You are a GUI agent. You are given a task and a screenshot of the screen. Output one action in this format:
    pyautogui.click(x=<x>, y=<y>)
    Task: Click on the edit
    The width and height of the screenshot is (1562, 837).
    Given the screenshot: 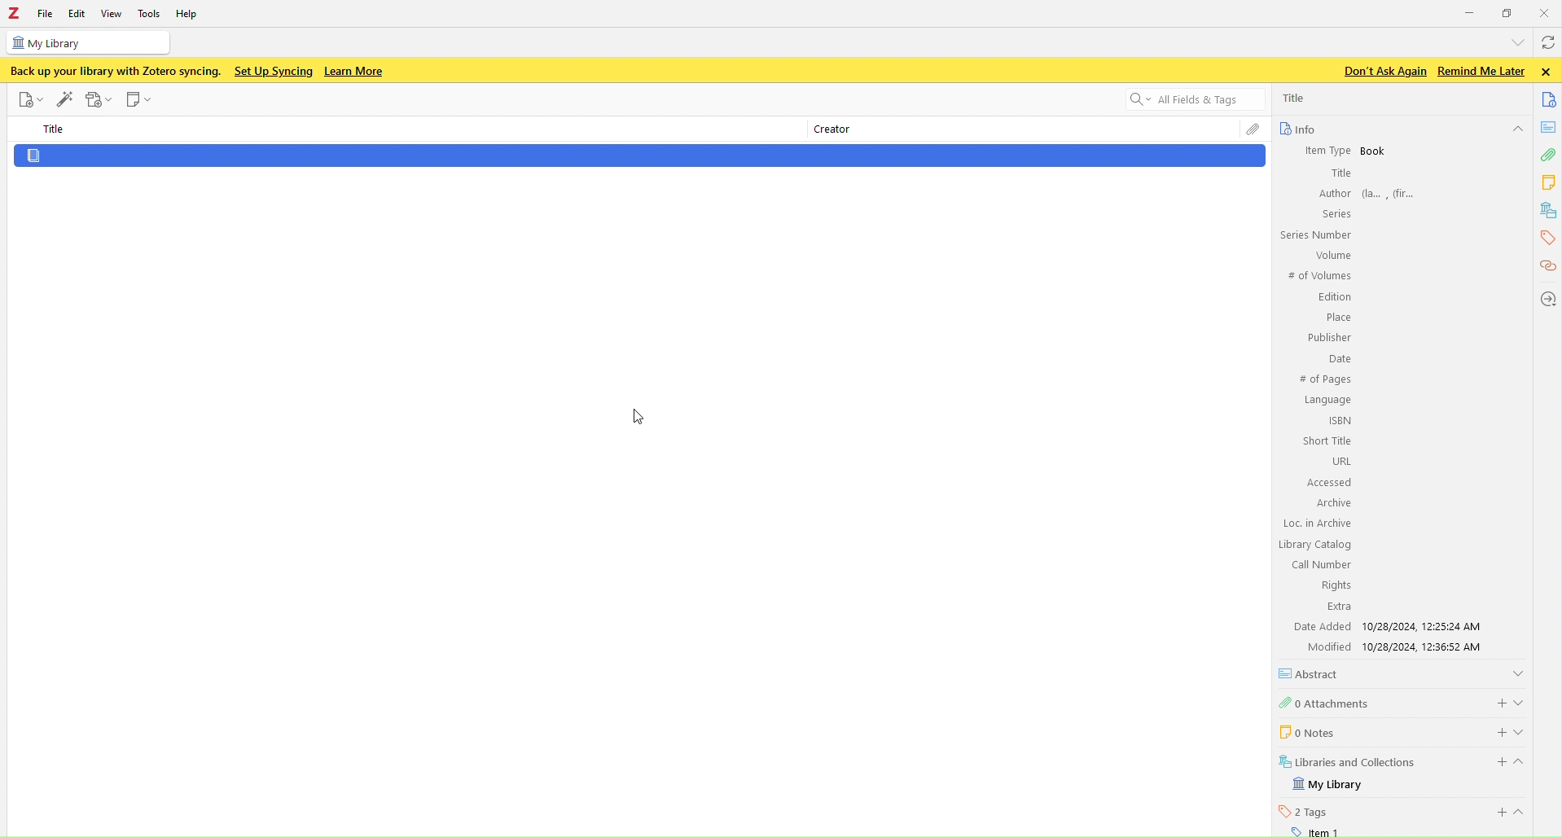 What is the action you would take?
    pyautogui.click(x=64, y=97)
    